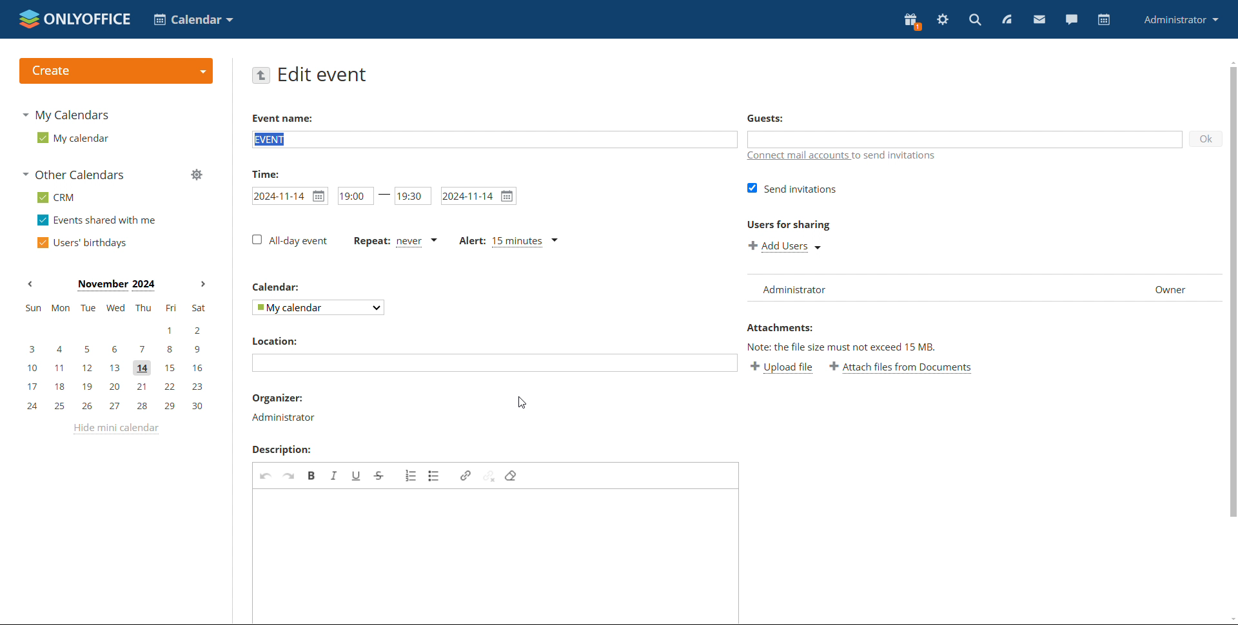 Image resolution: width=1238 pixels, height=625 pixels. What do you see at coordinates (288, 476) in the screenshot?
I see `redo` at bounding box center [288, 476].